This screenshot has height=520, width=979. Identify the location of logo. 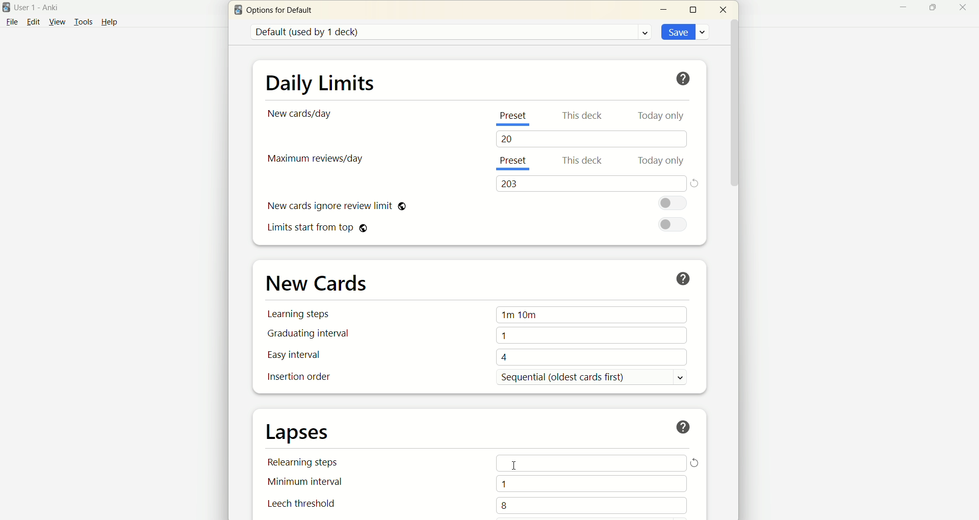
(7, 8).